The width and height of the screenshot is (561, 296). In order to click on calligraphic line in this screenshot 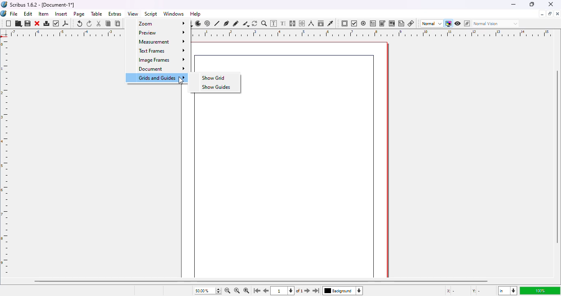, I will do `click(246, 24)`.